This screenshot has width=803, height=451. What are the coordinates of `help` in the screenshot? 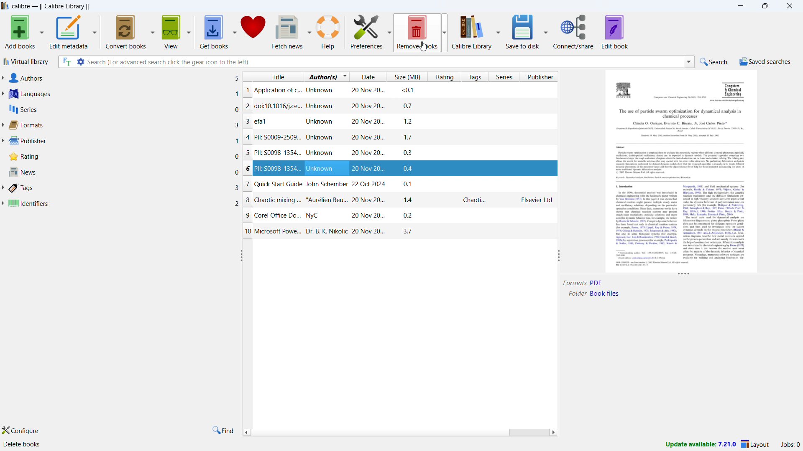 It's located at (329, 30).